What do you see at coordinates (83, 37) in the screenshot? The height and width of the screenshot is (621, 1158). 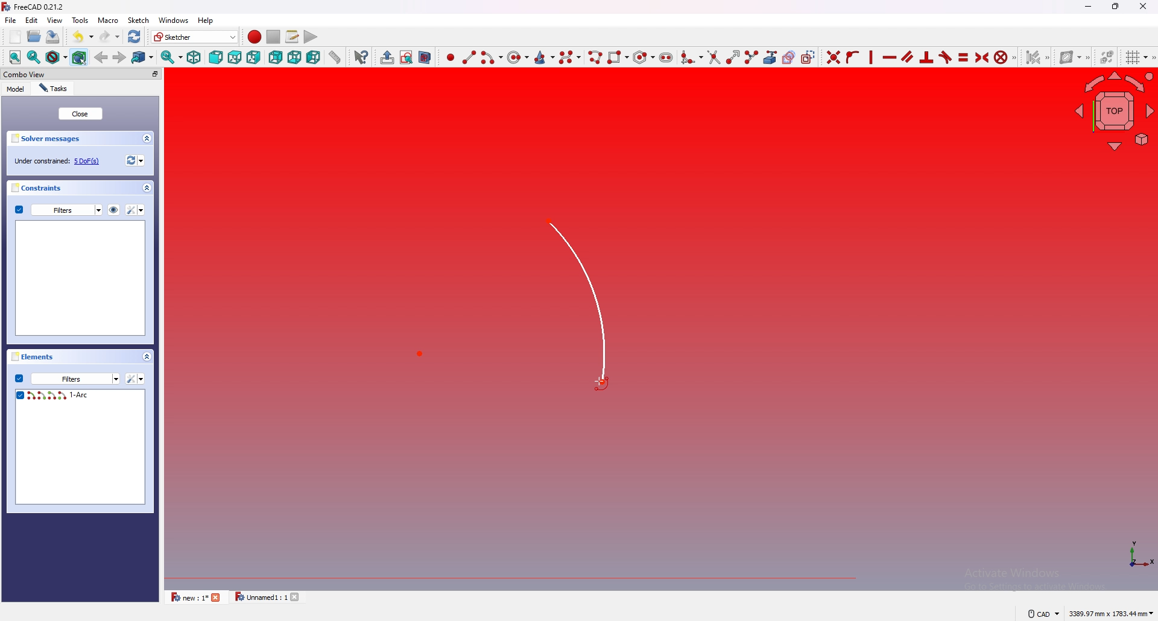 I see `undo` at bounding box center [83, 37].